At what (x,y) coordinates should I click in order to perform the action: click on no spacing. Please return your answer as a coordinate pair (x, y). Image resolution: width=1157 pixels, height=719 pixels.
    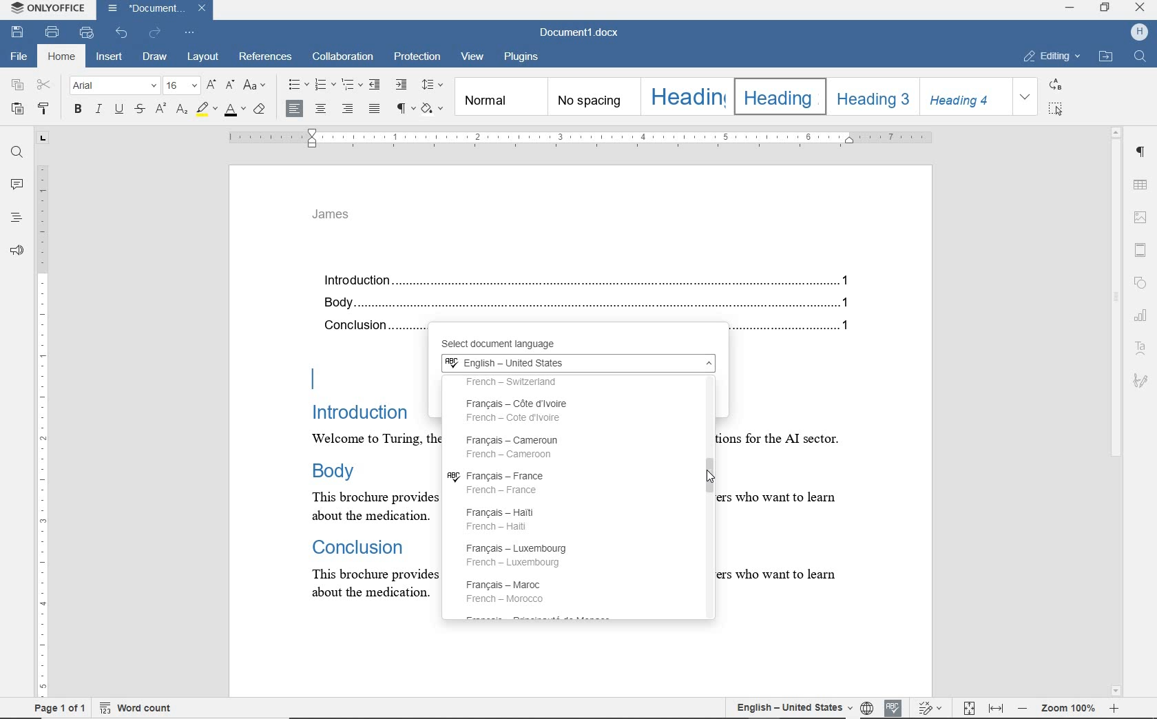
    Looking at the image, I should click on (592, 97).